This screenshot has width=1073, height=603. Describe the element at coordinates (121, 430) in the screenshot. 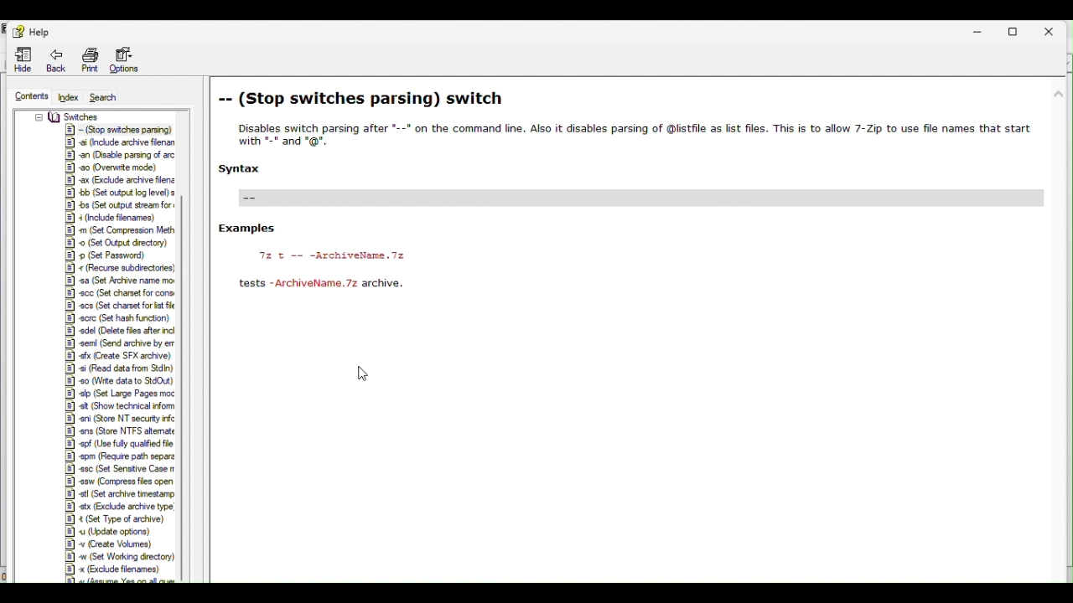

I see `` at that location.